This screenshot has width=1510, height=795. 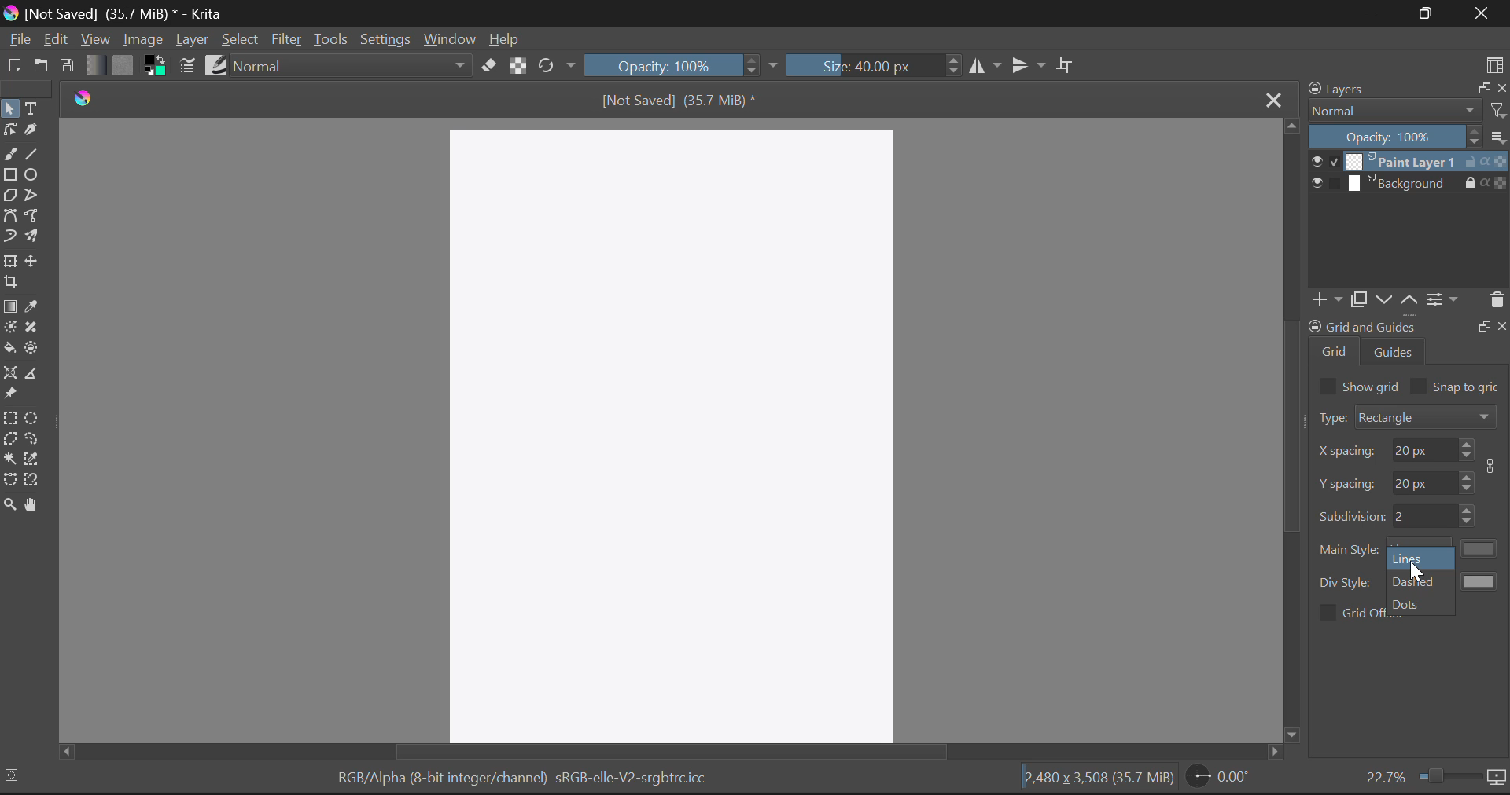 I want to click on type, so click(x=1331, y=417).